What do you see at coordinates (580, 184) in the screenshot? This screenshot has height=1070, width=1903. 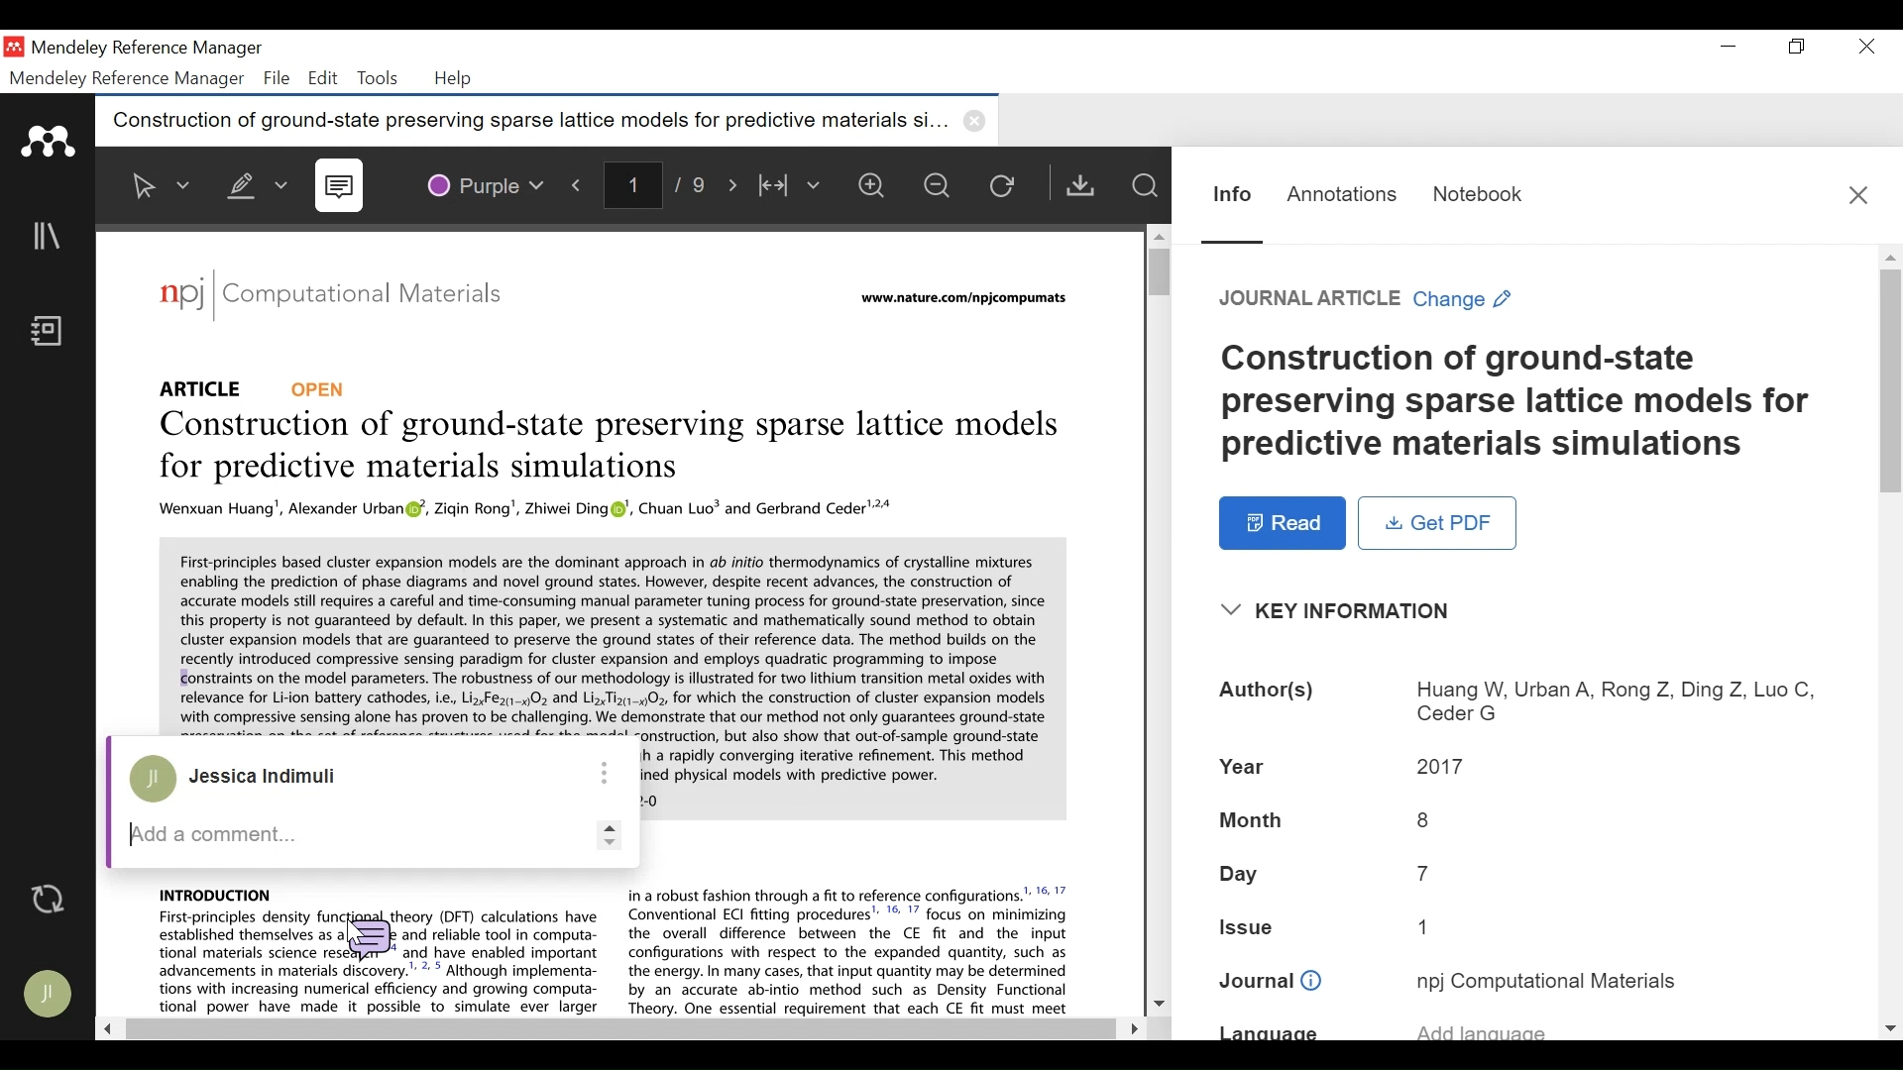 I see `Previous Page` at bounding box center [580, 184].